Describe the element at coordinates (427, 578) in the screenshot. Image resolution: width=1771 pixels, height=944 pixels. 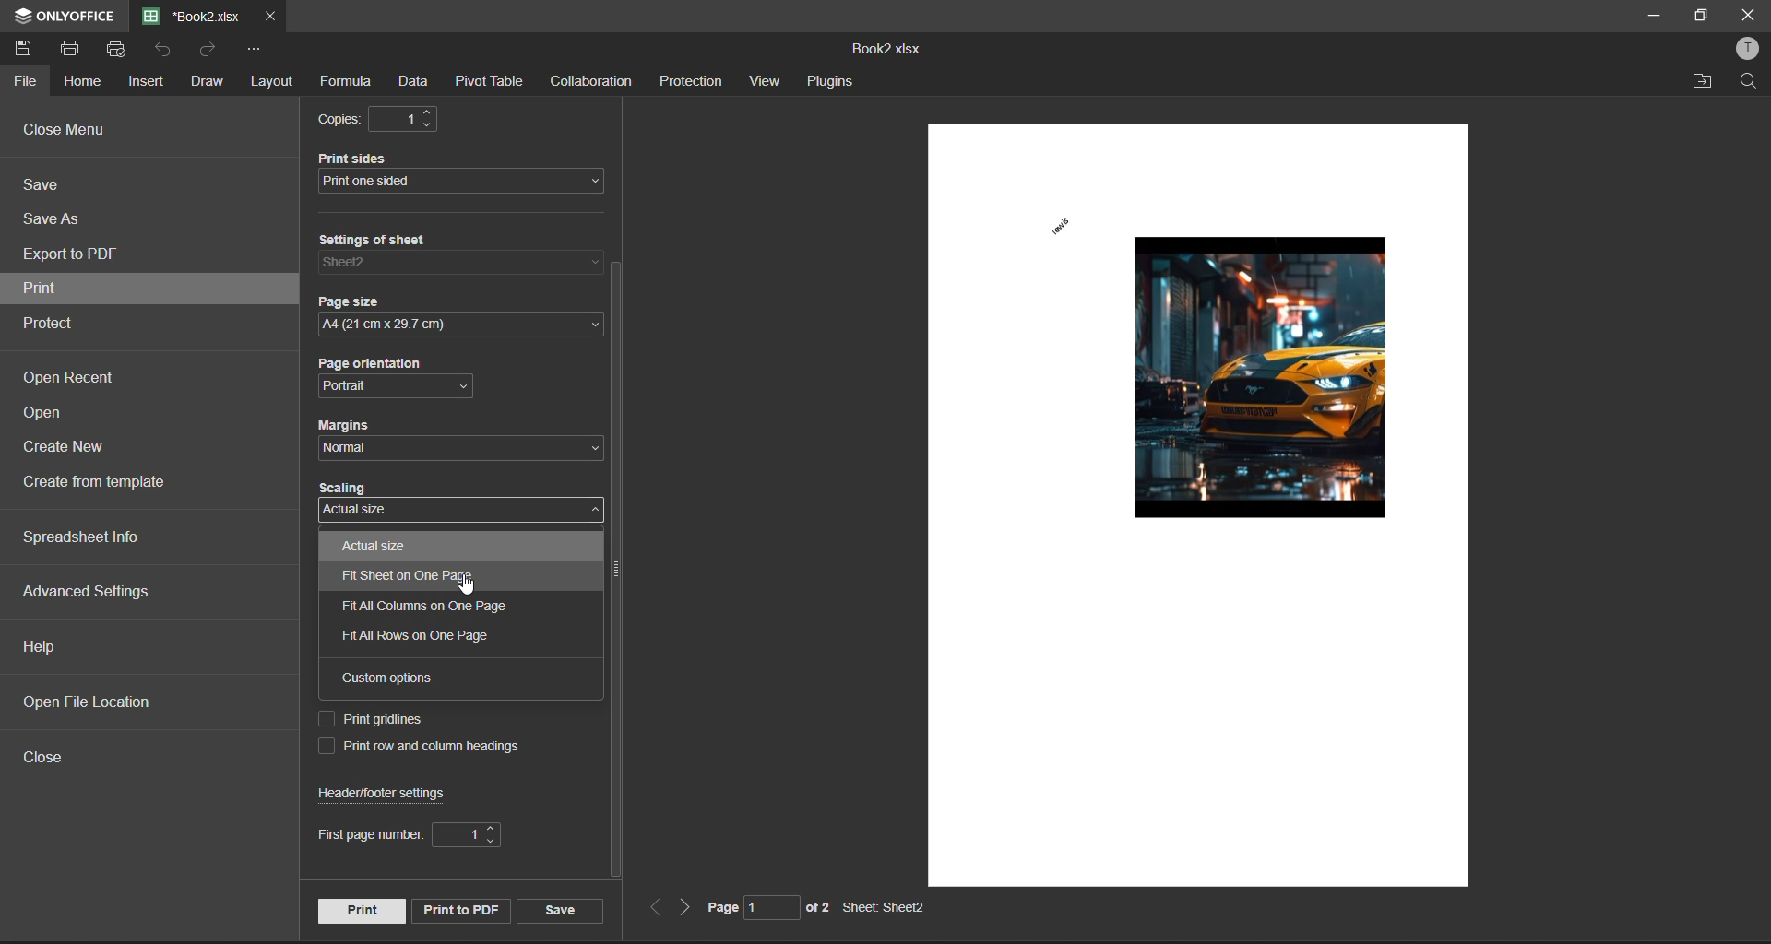
I see `fit sheet in one page` at that location.